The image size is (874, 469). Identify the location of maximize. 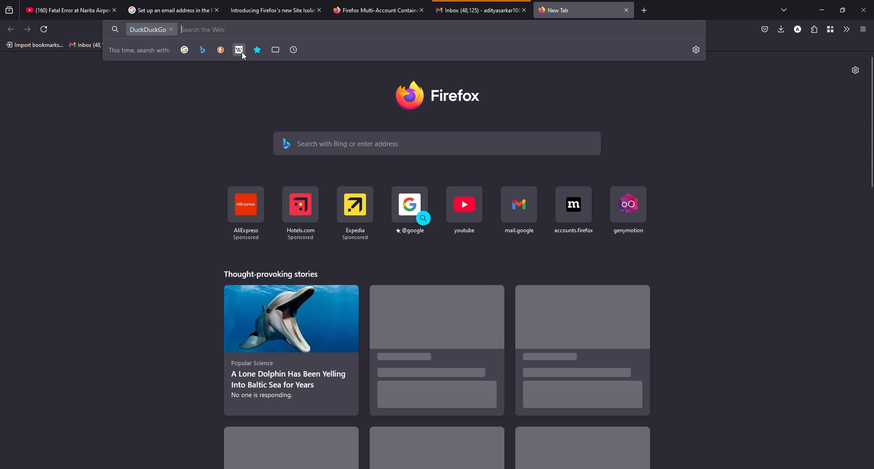
(841, 10).